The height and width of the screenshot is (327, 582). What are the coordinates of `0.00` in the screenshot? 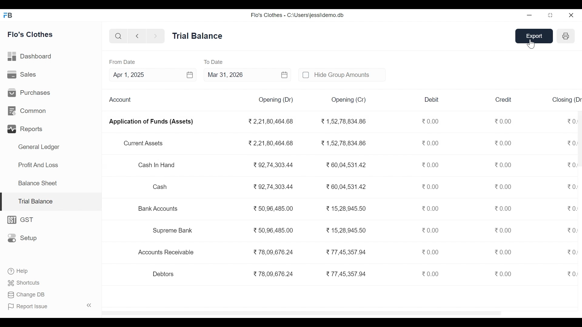 It's located at (431, 230).